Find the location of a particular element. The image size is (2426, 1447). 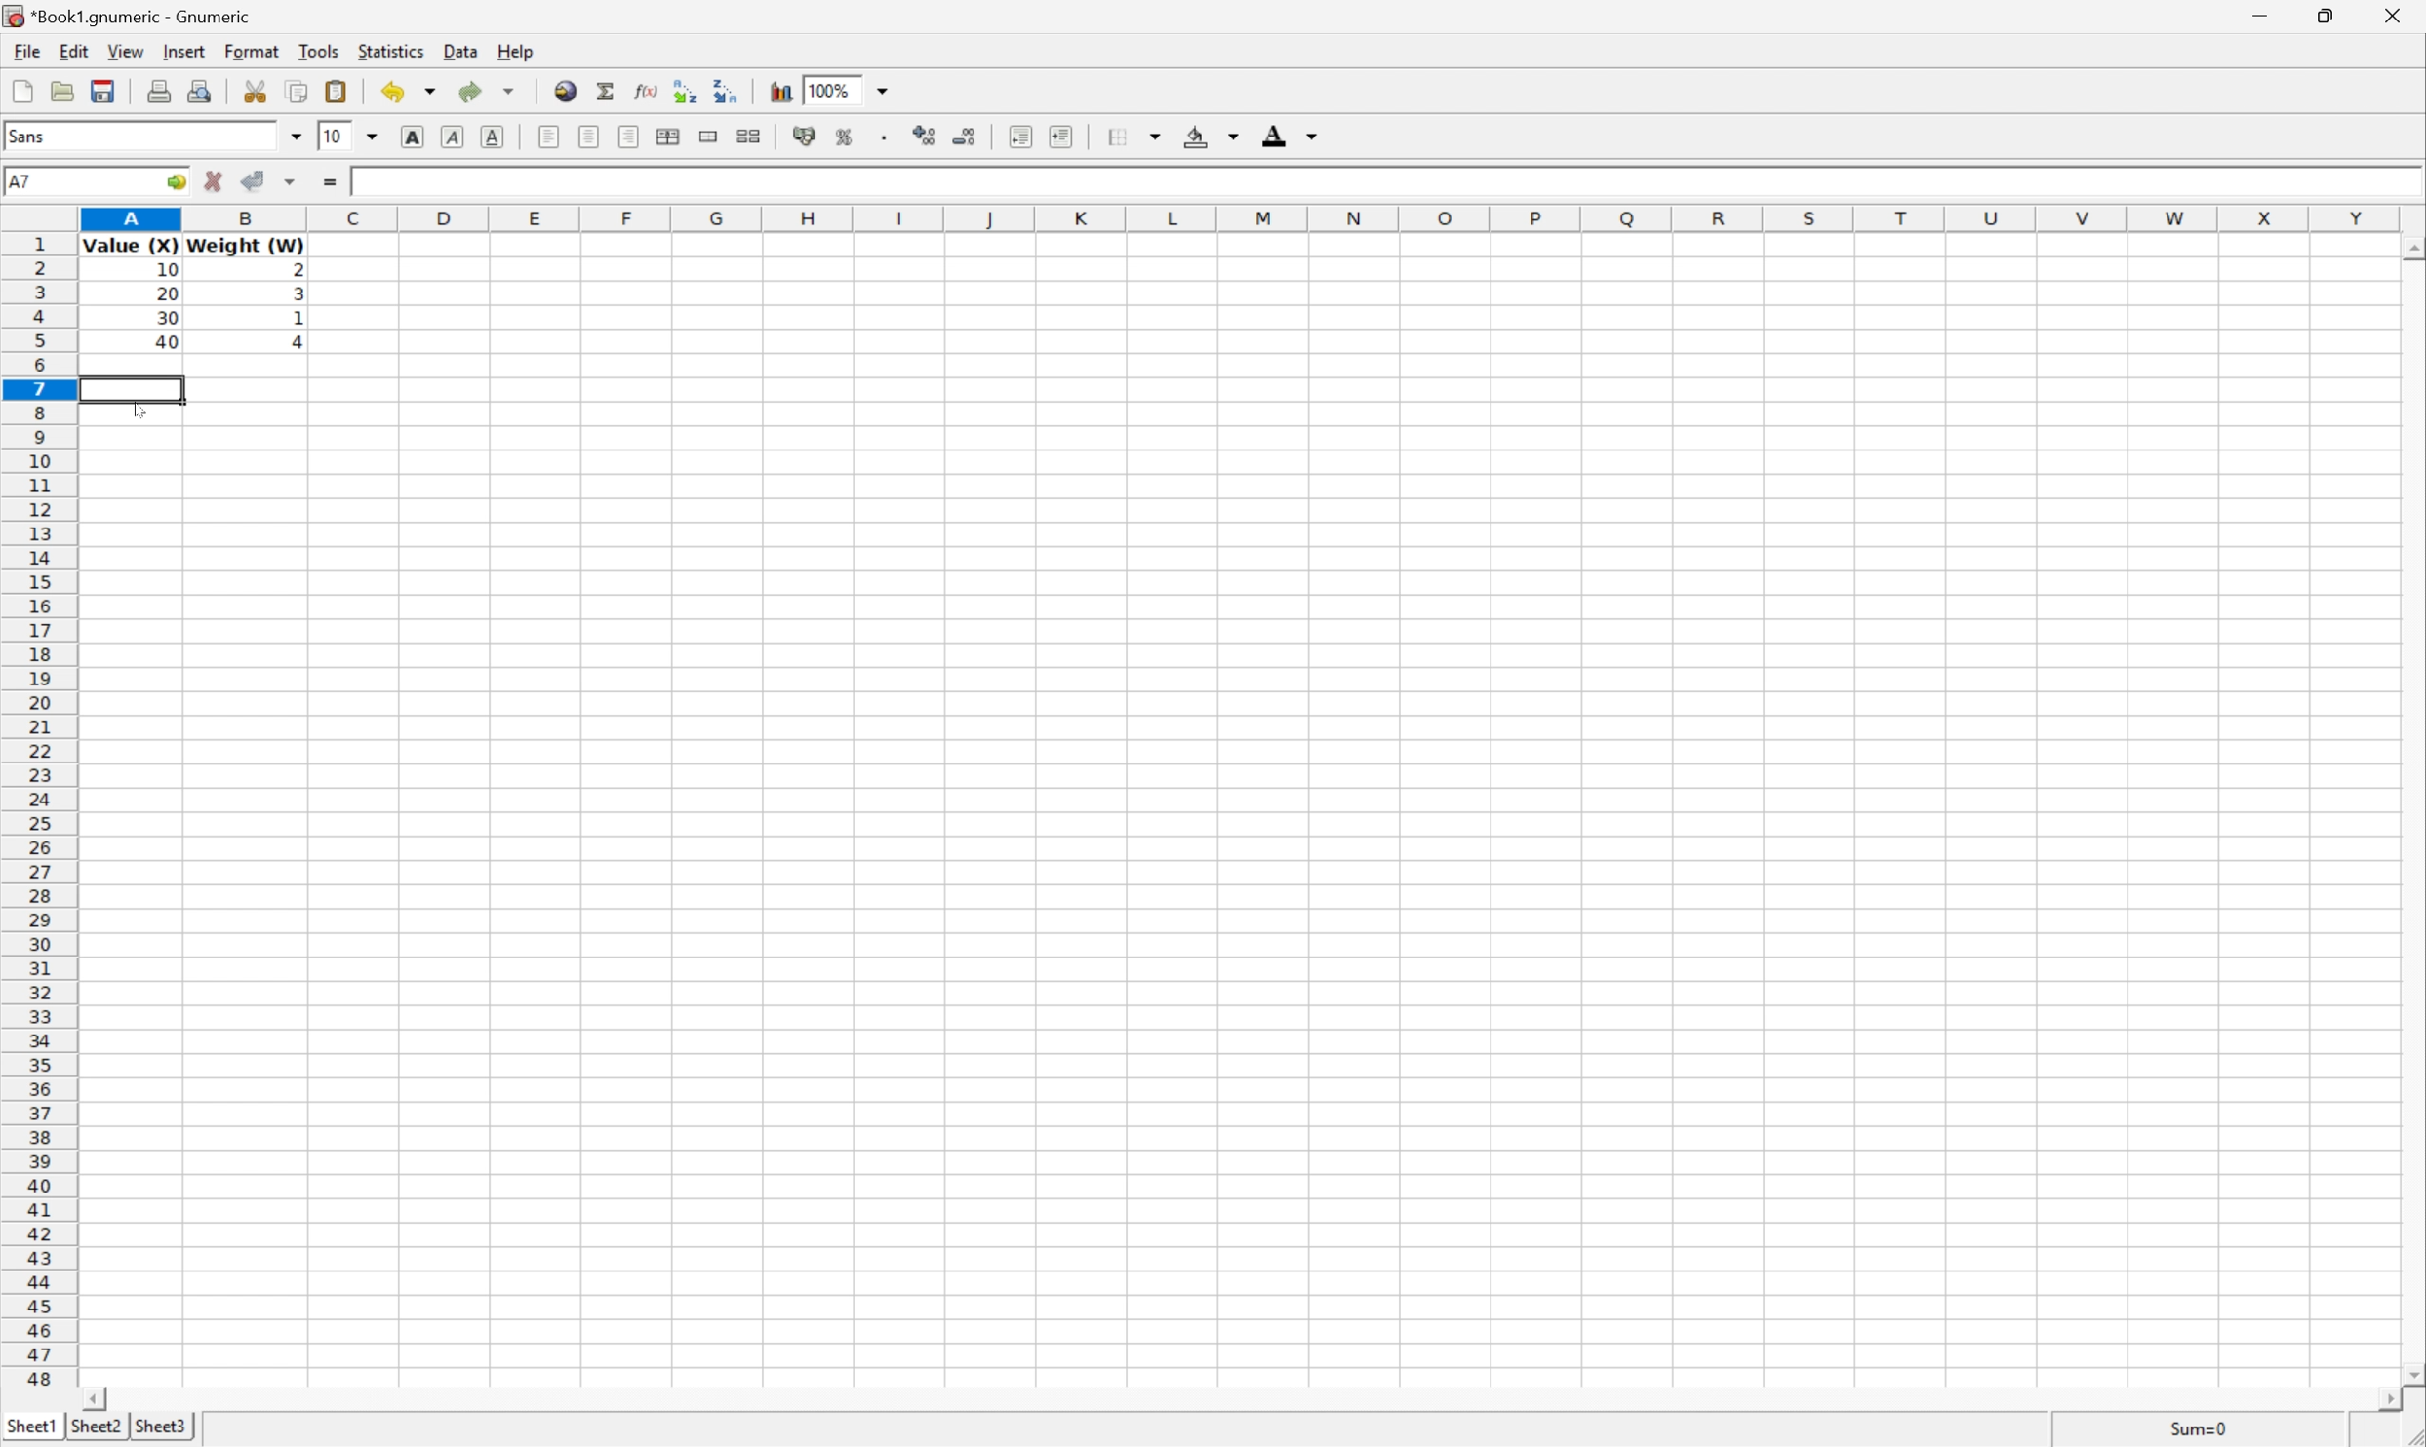

Center horizontally across the selection is located at coordinates (670, 135).